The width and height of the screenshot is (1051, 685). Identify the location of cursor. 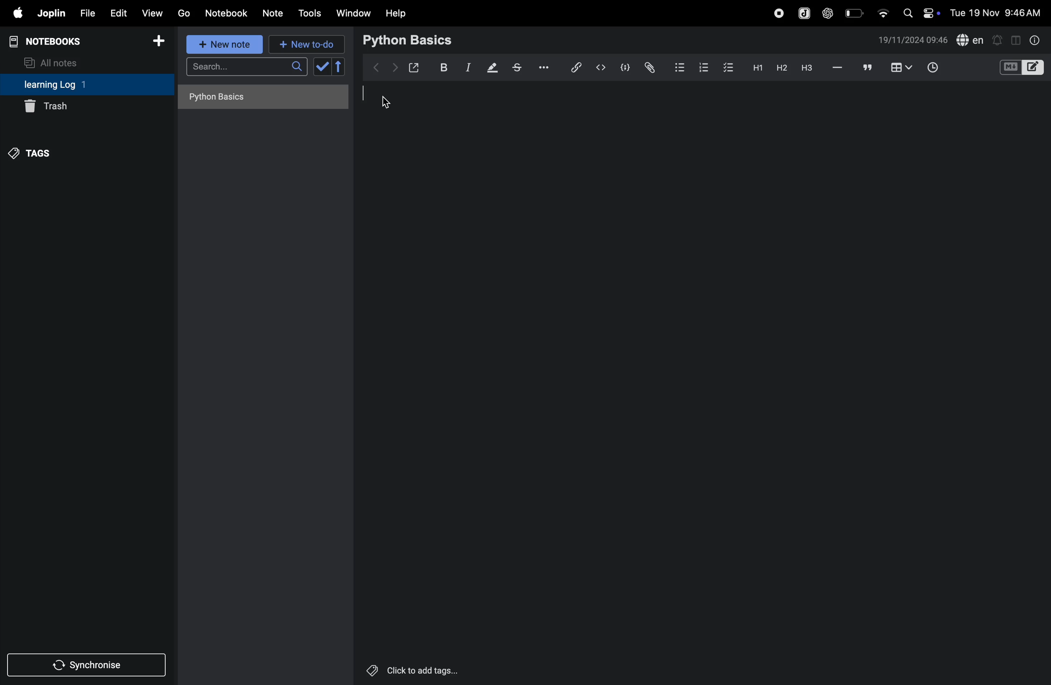
(366, 93).